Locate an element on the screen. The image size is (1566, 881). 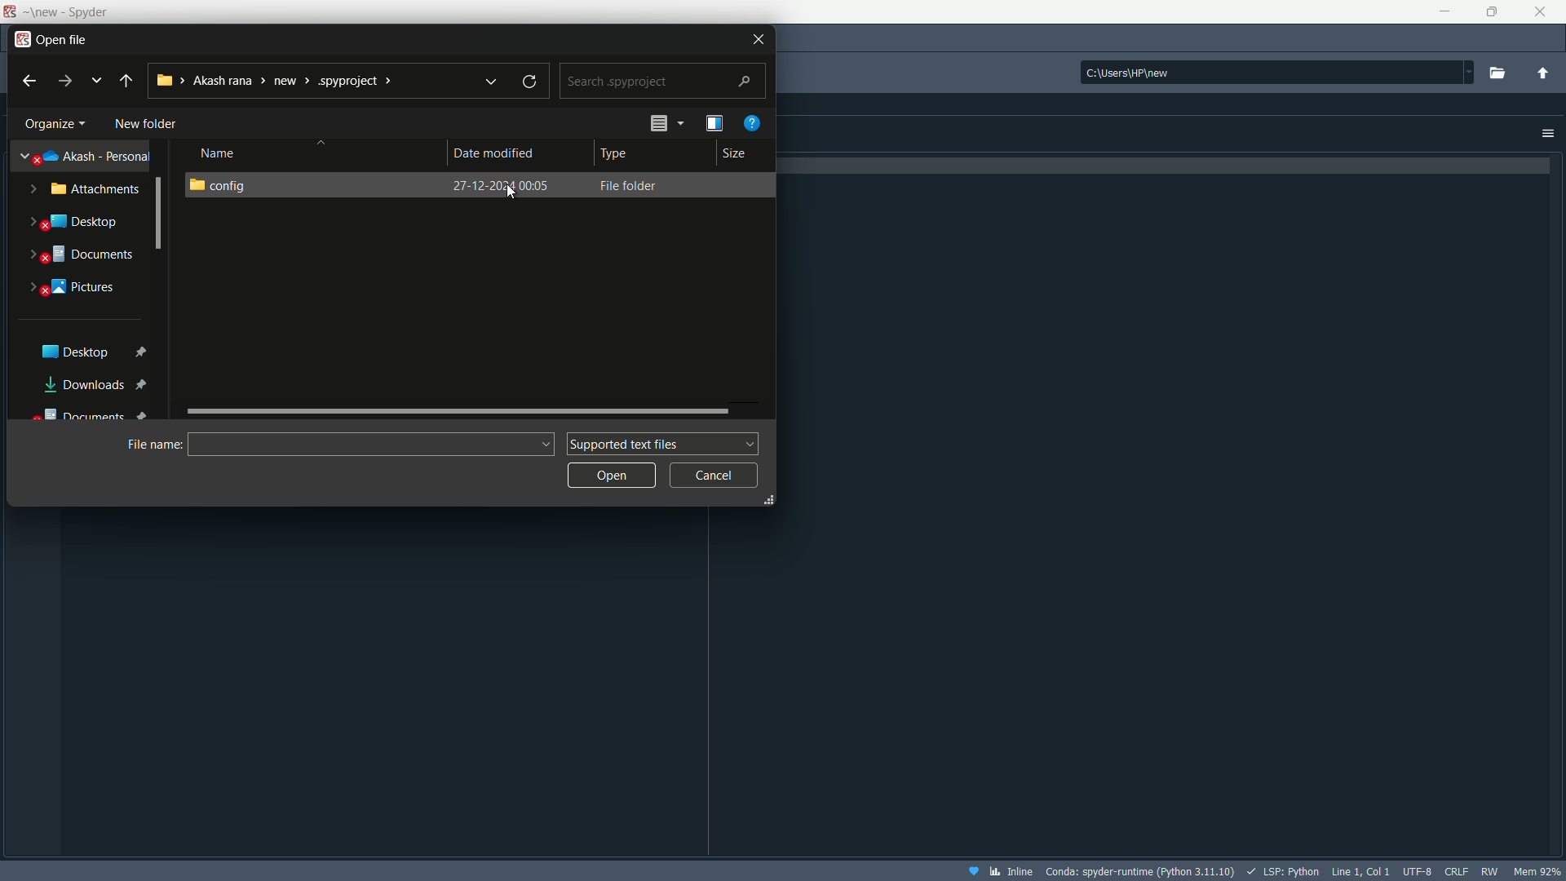
forward is located at coordinates (61, 82).